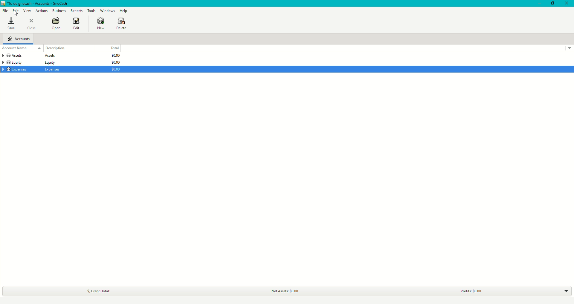  I want to click on Edit, so click(77, 24).